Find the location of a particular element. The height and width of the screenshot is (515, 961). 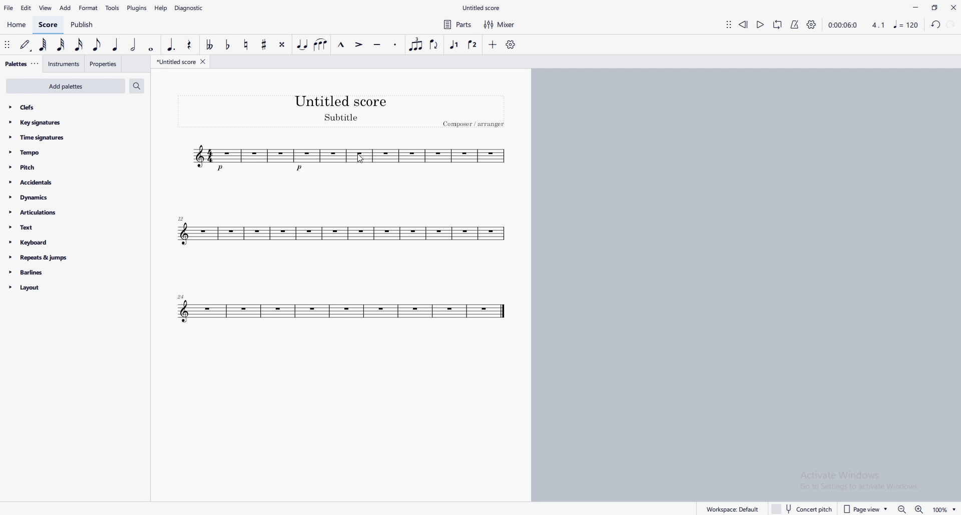

play is located at coordinates (760, 24).